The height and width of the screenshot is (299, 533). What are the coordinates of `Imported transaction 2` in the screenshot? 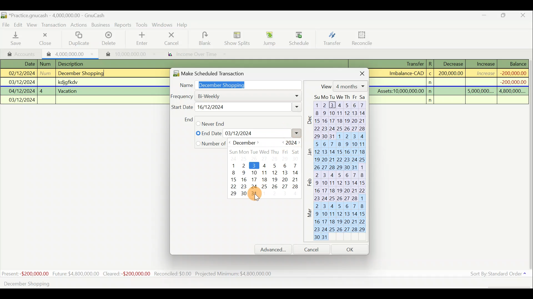 It's located at (124, 54).